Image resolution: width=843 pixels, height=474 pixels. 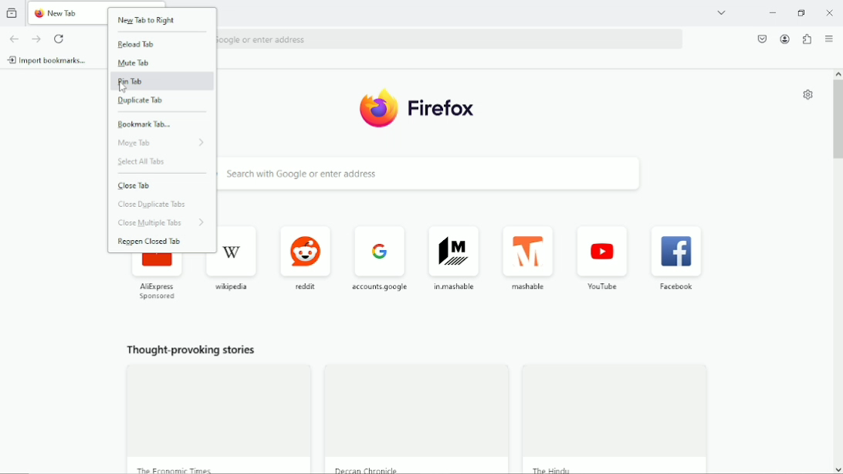 What do you see at coordinates (784, 39) in the screenshot?
I see `Account` at bounding box center [784, 39].